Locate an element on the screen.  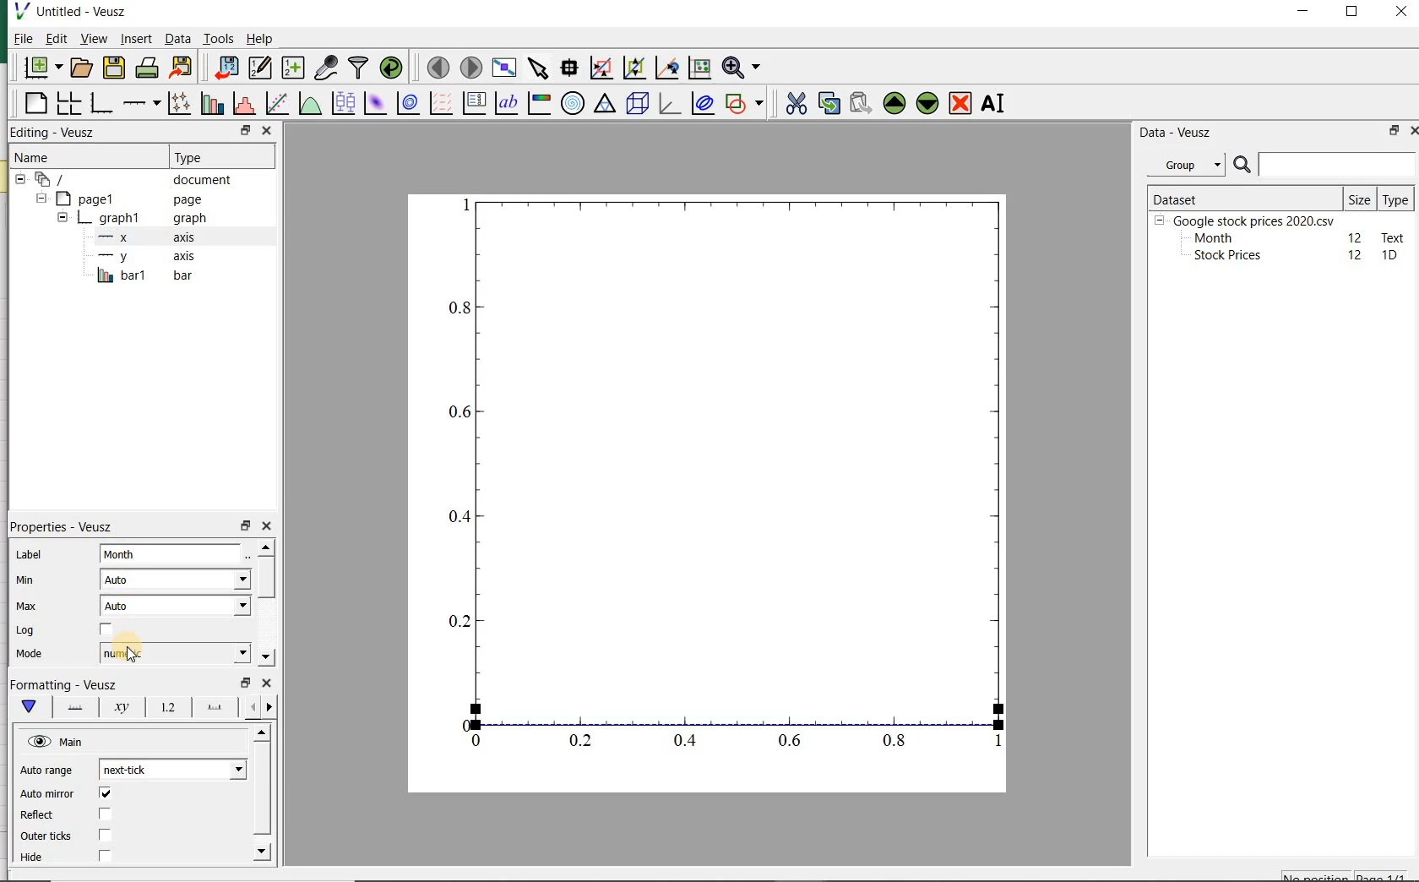
next tick is located at coordinates (170, 770).